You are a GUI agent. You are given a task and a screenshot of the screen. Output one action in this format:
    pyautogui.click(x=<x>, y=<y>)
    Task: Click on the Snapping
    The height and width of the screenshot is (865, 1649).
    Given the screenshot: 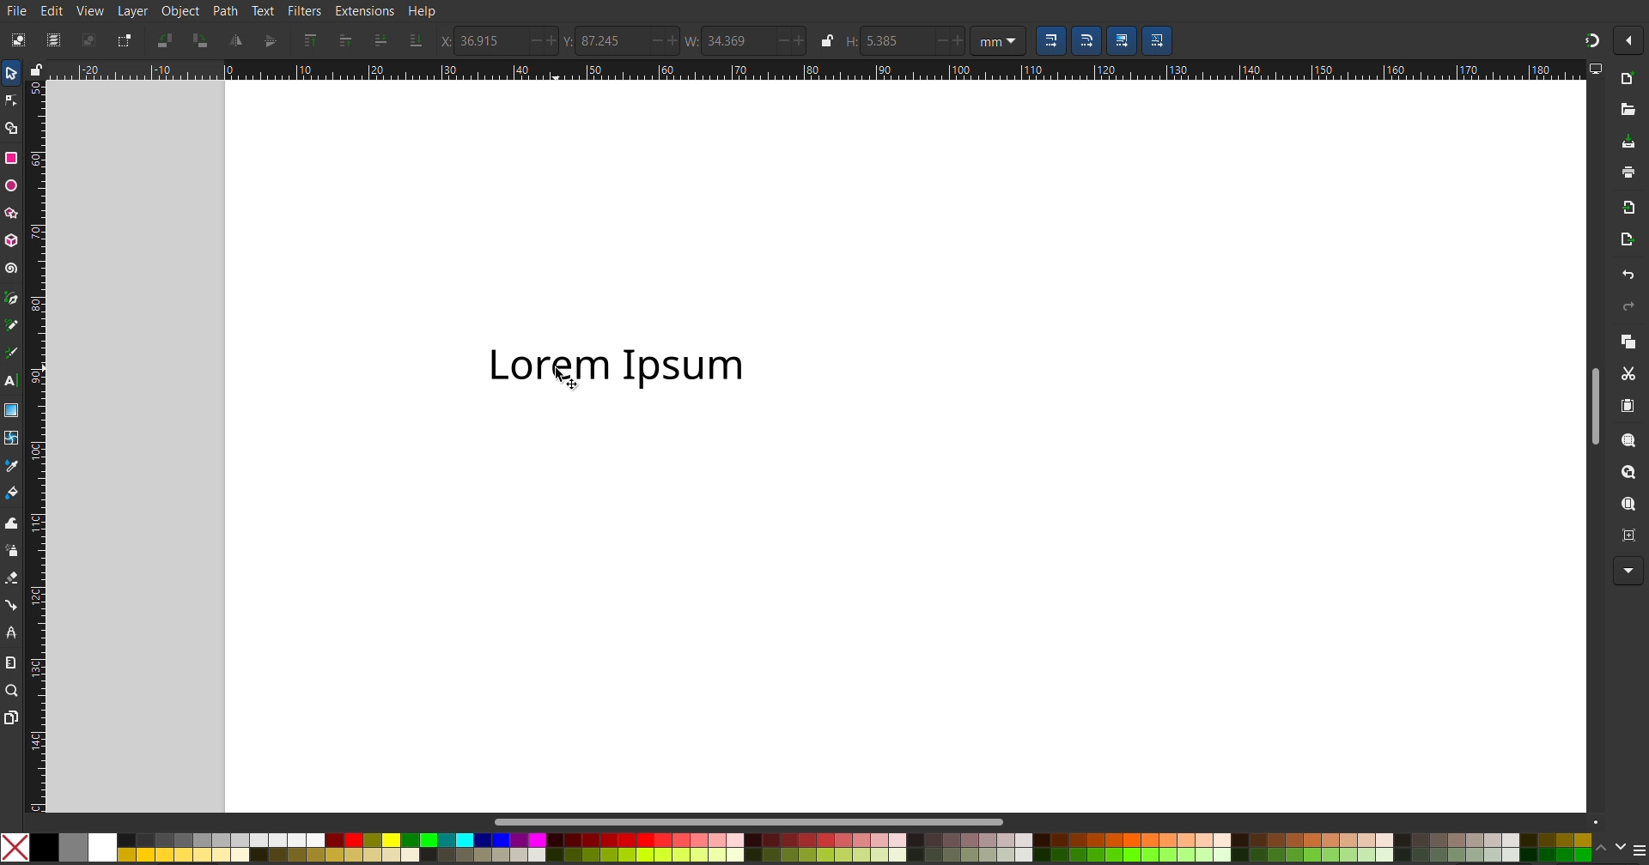 What is the action you would take?
    pyautogui.click(x=1588, y=41)
    